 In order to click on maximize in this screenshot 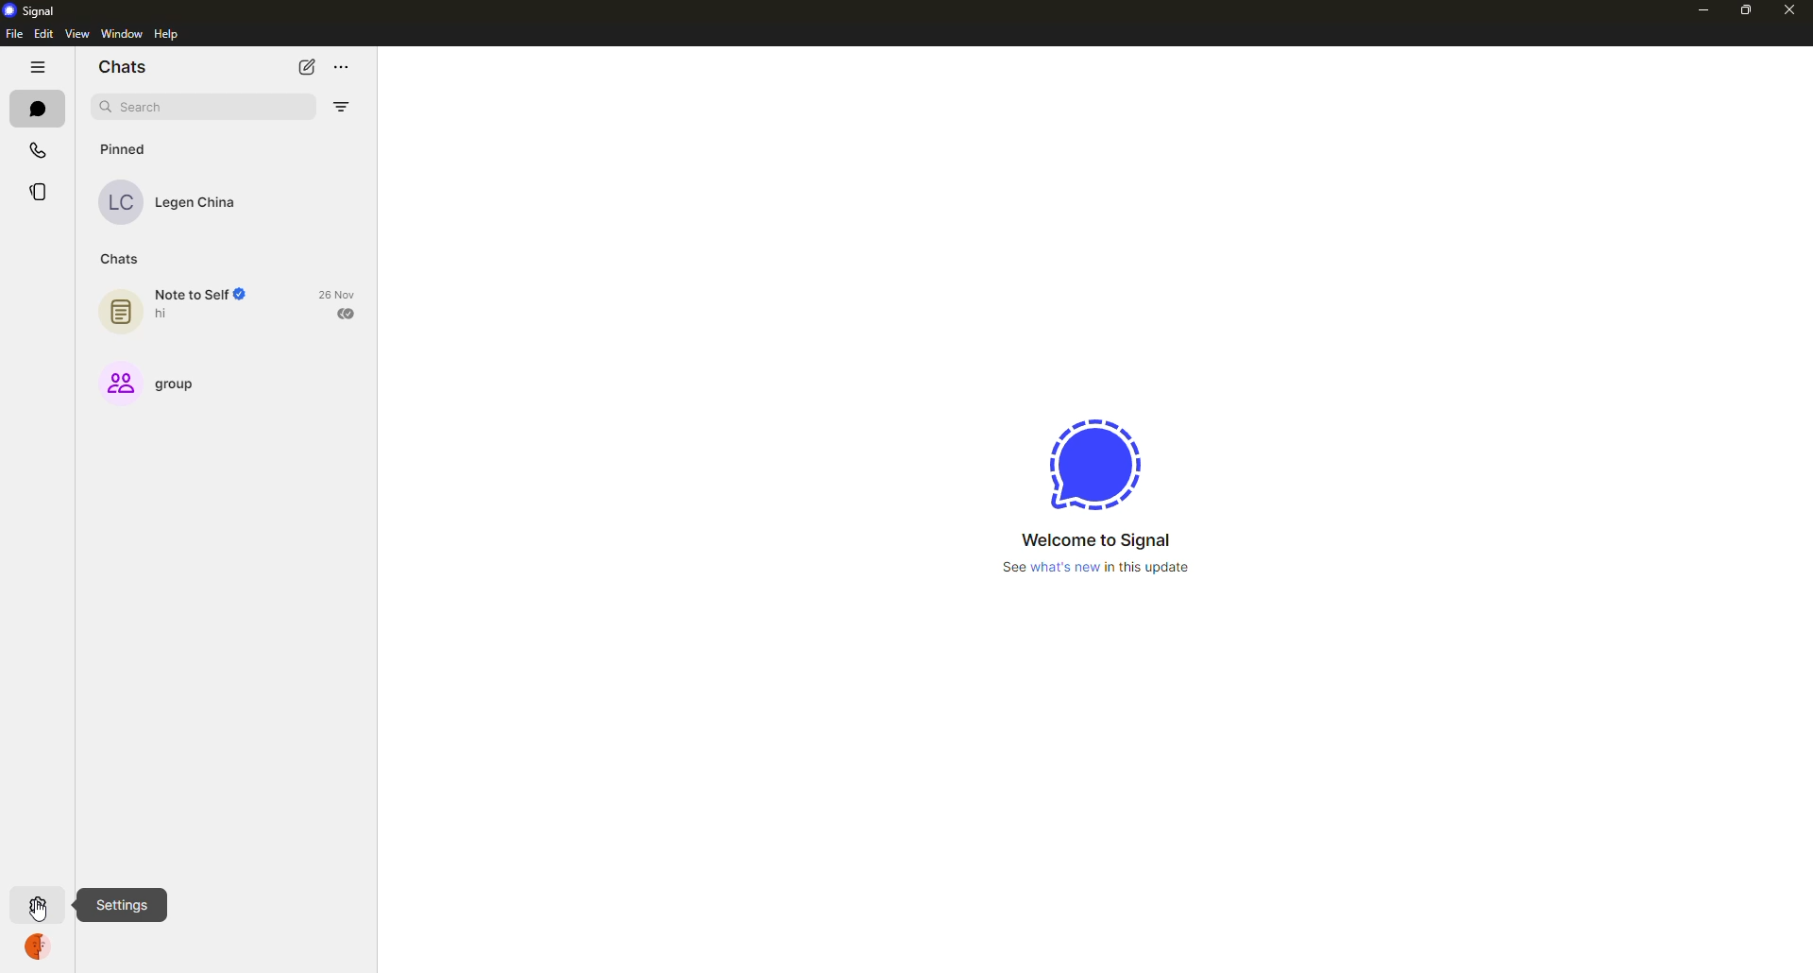, I will do `click(1739, 10)`.